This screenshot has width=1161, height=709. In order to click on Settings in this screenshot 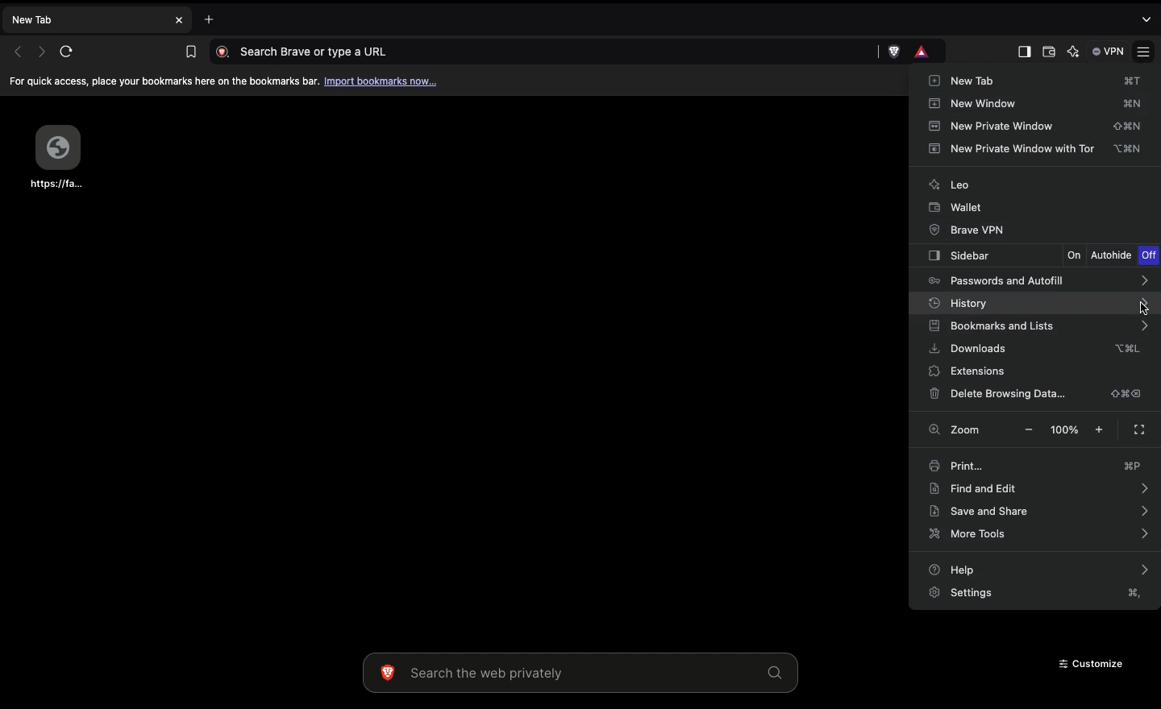, I will do `click(1038, 592)`.